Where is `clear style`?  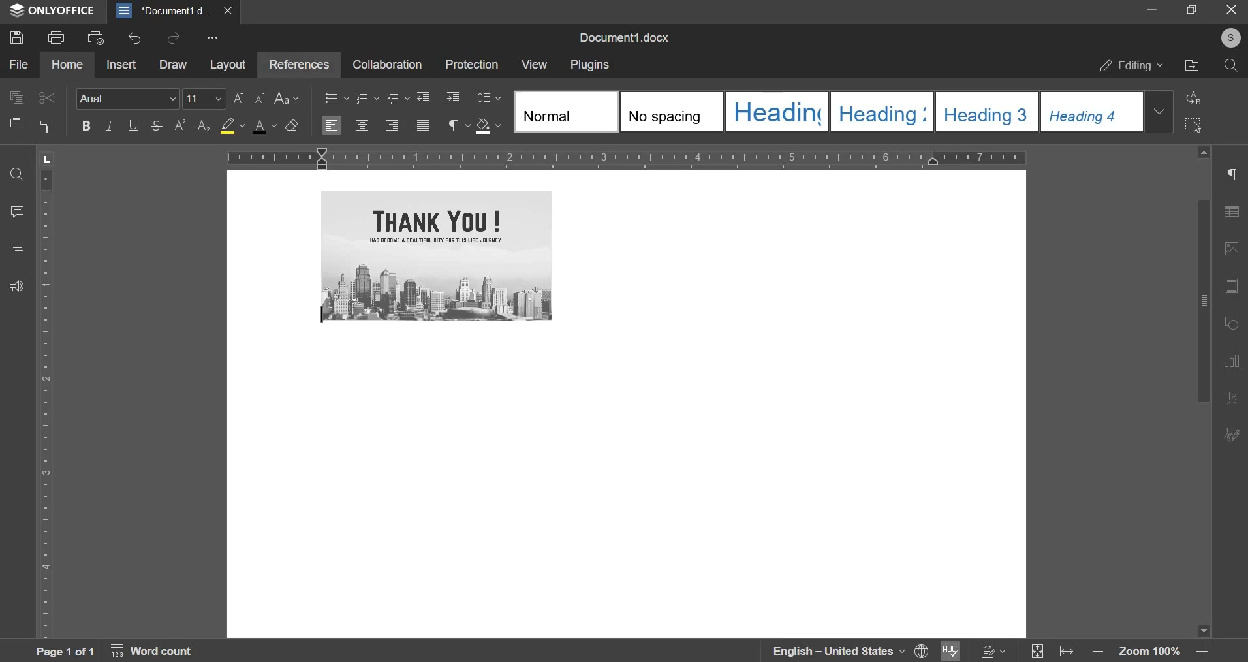 clear style is located at coordinates (490, 125).